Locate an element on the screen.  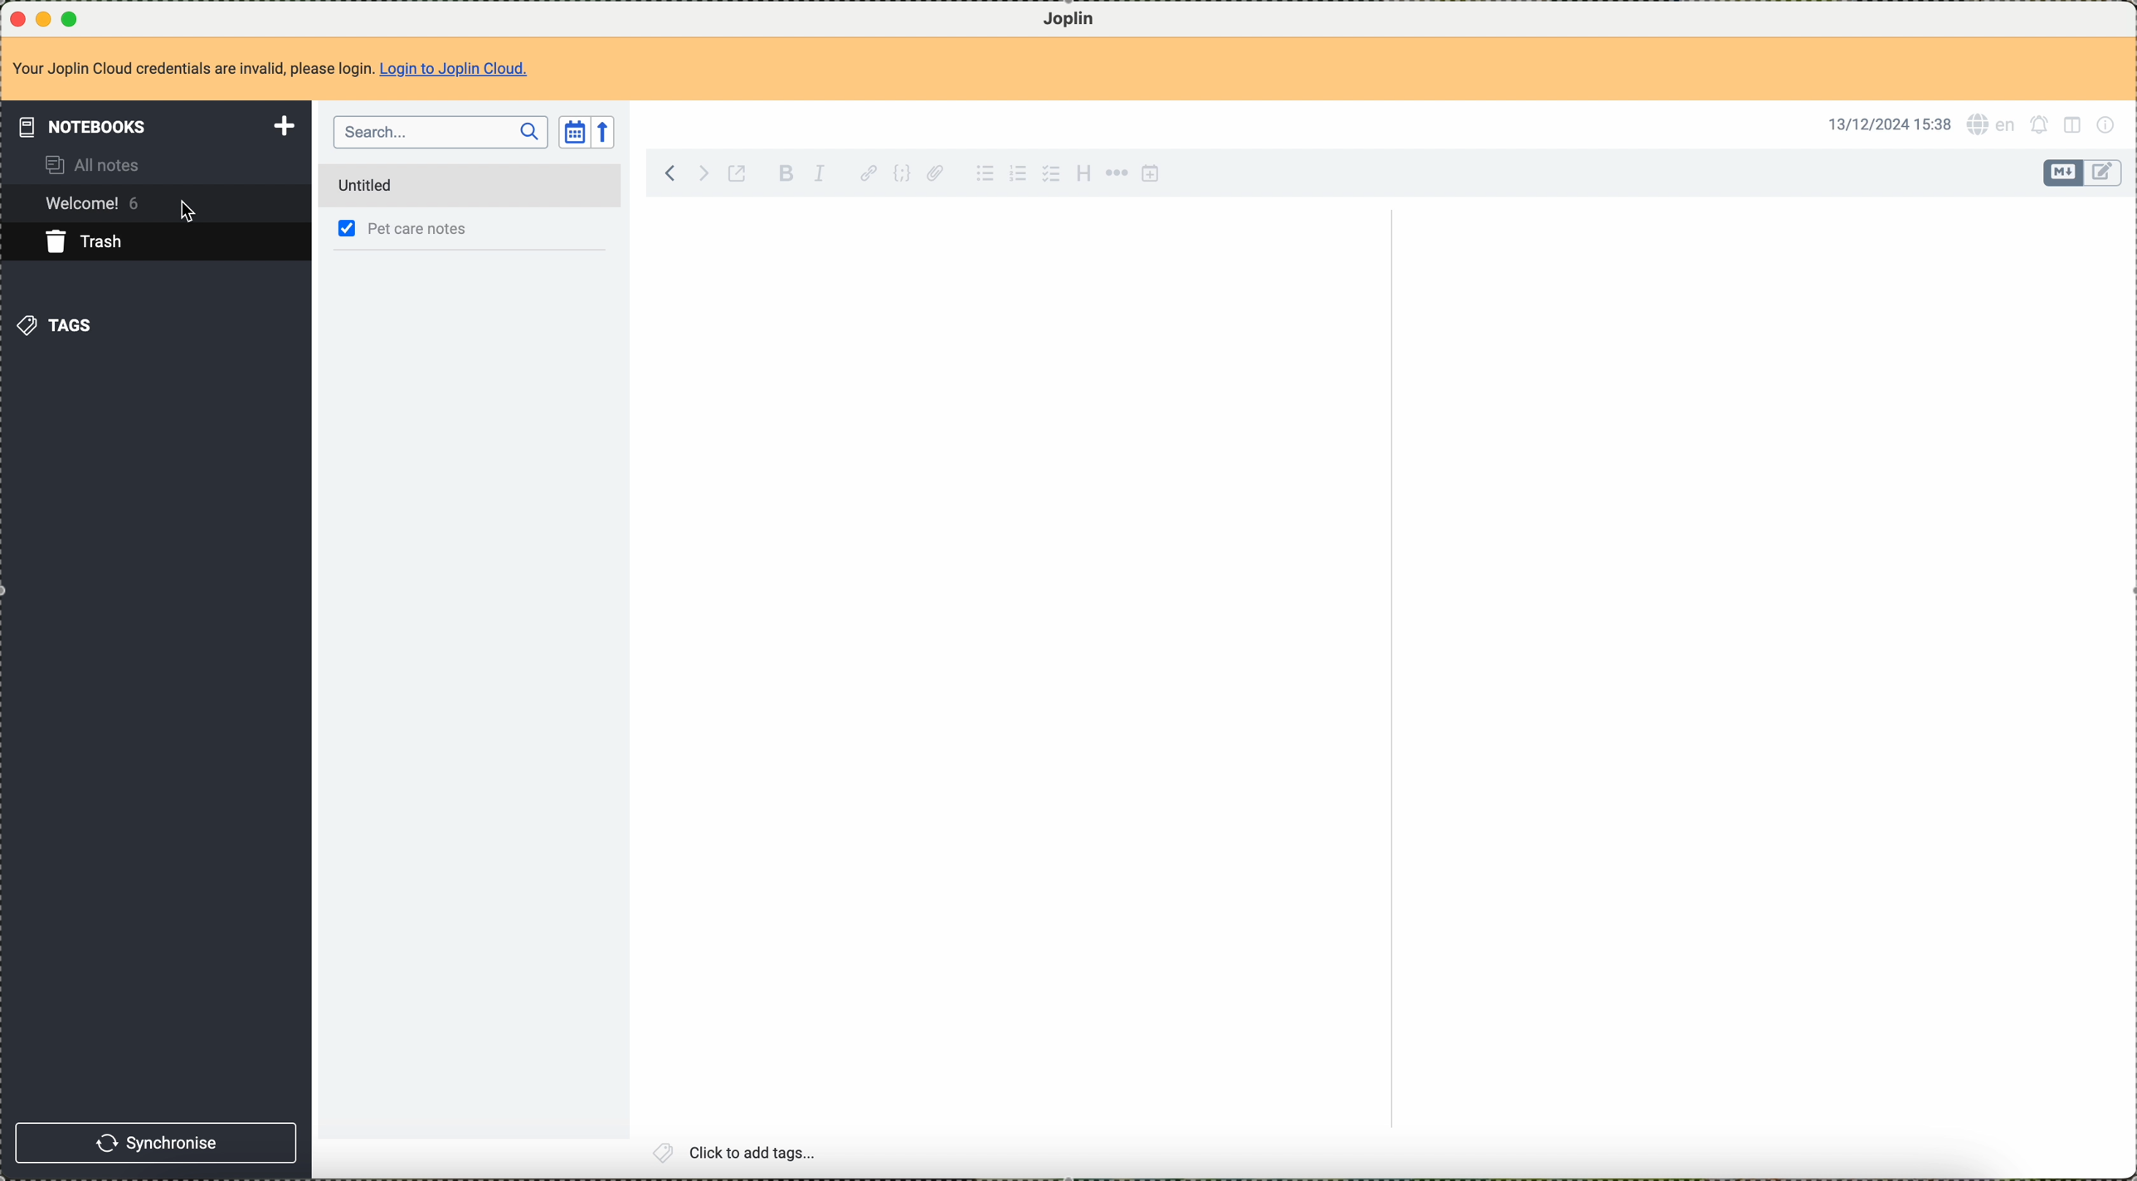
italic is located at coordinates (819, 174).